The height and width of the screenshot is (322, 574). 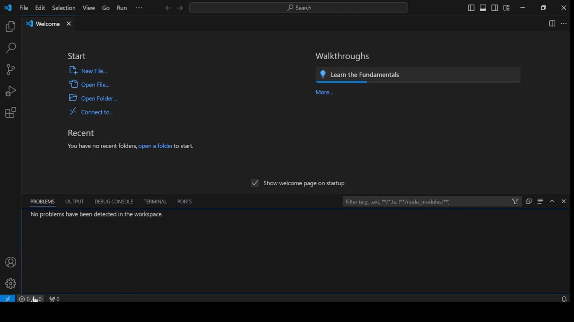 I want to click on split editor right split editor down, so click(x=551, y=23).